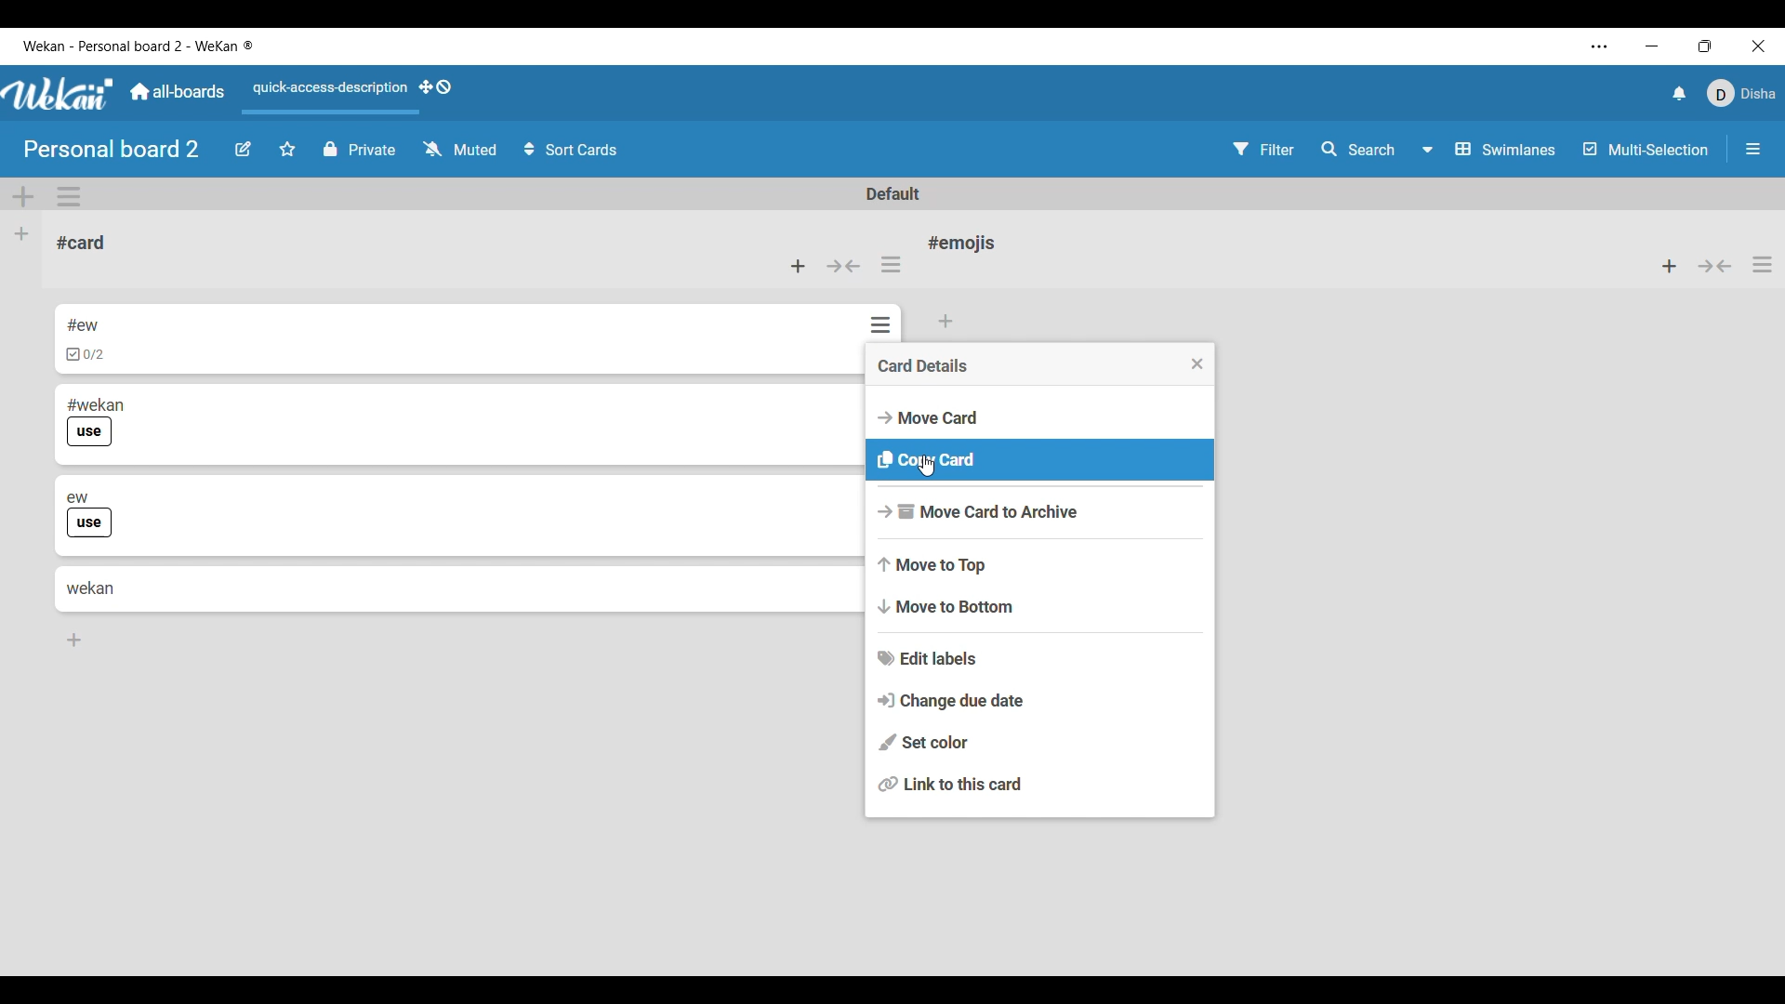 The width and height of the screenshot is (1785, 1004). I want to click on Add card to top of list, so click(798, 267).